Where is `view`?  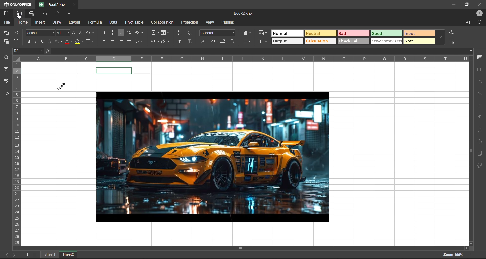
view is located at coordinates (211, 22).